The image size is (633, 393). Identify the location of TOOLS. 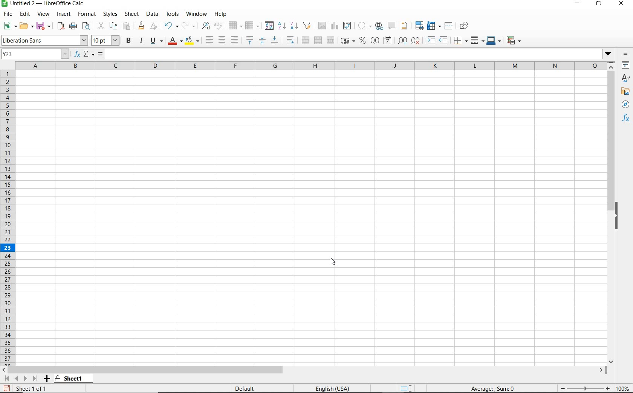
(172, 14).